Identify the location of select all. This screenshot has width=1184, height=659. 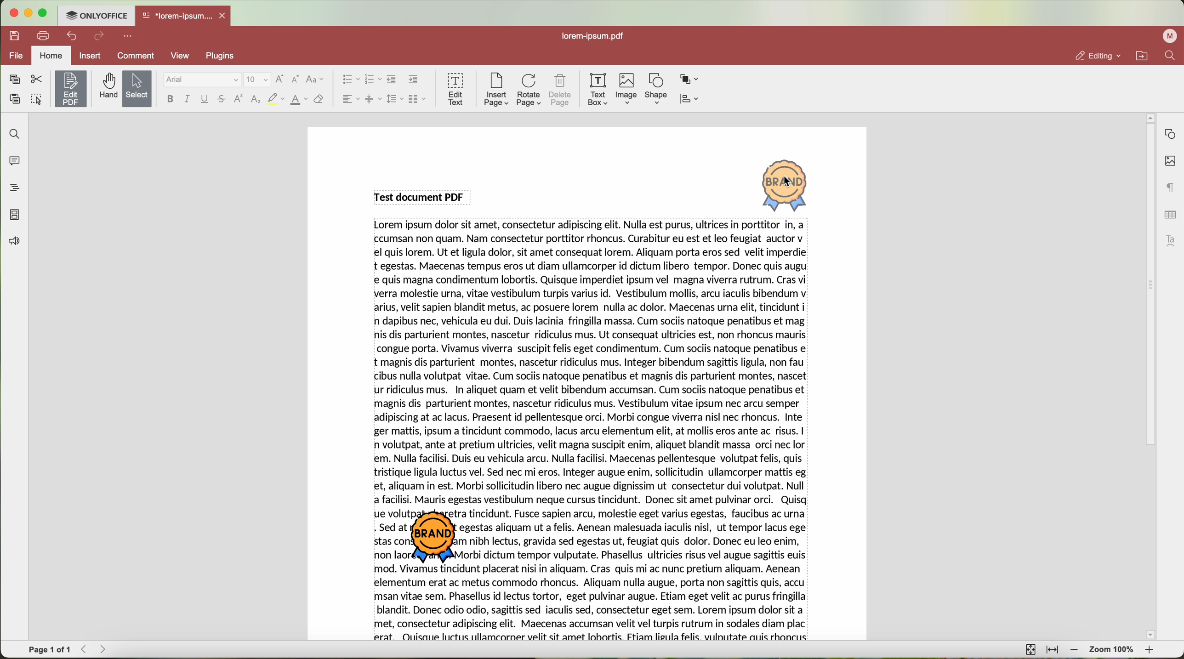
(36, 100).